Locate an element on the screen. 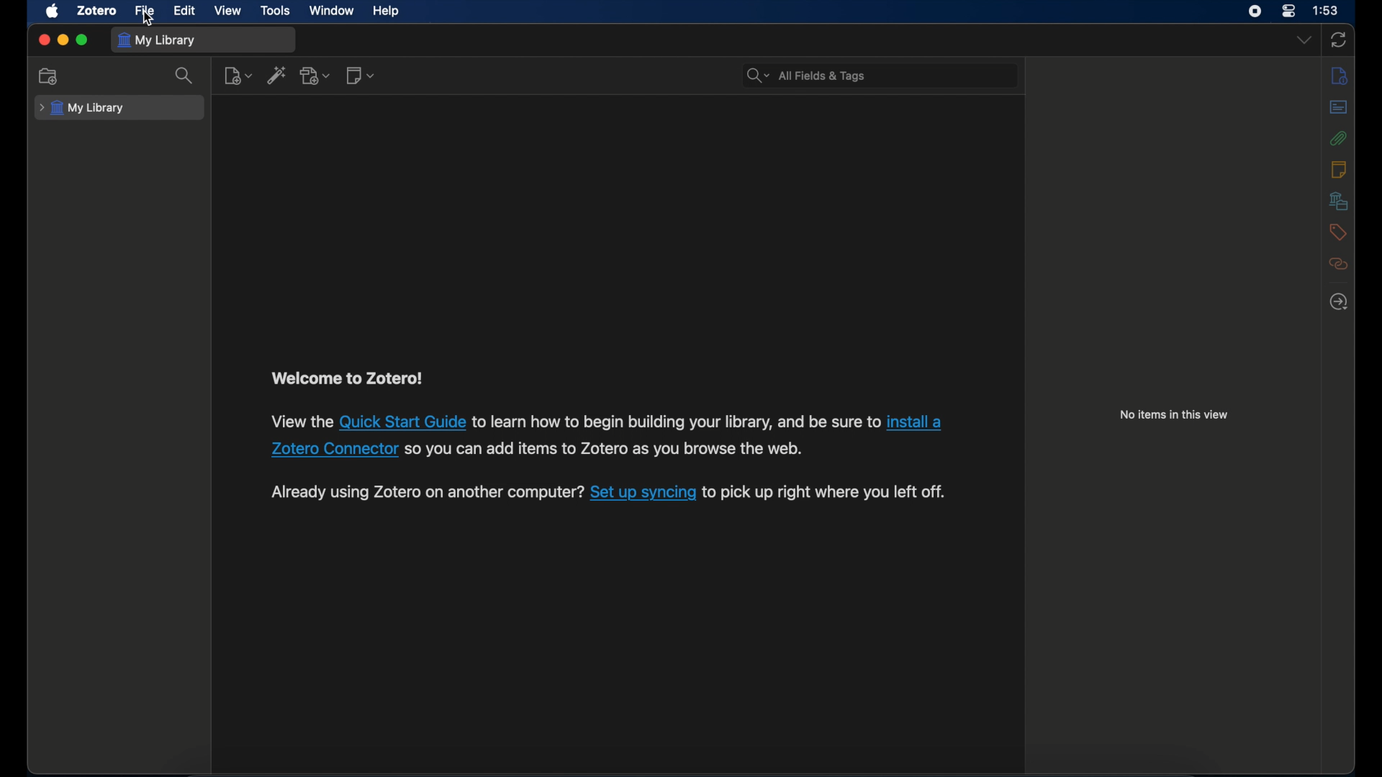 The width and height of the screenshot is (1382, 777). file is located at coordinates (145, 9).